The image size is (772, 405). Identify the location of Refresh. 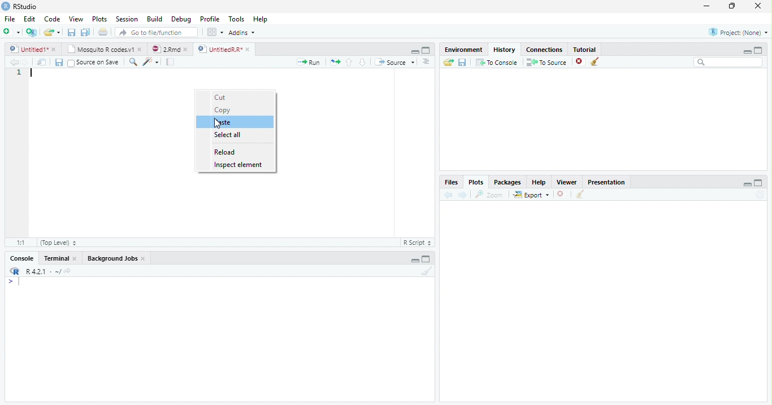
(760, 195).